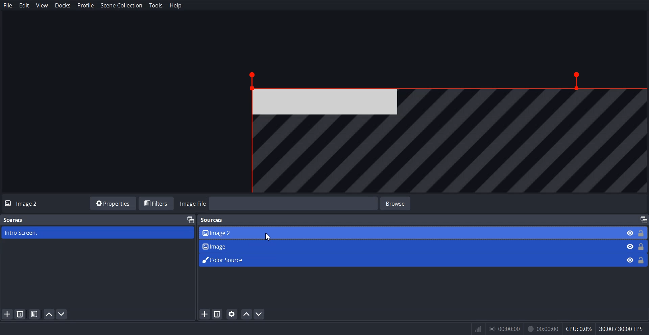 This screenshot has width=649, height=335. I want to click on Cursor, so click(269, 237).